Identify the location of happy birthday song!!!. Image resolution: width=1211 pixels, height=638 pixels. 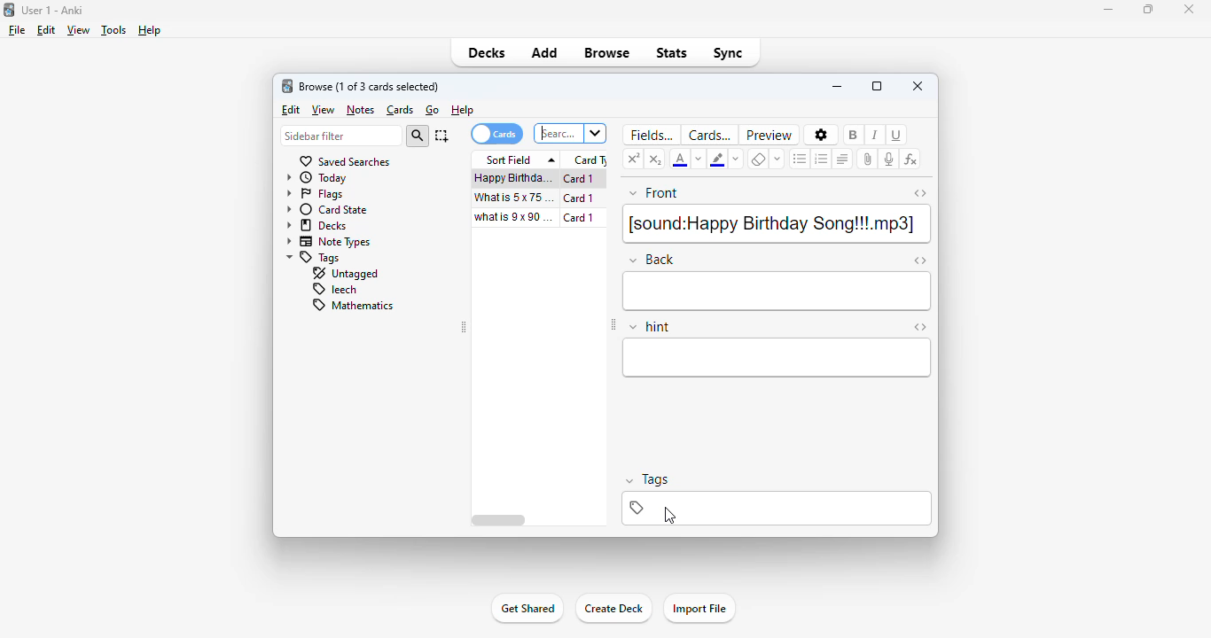
(513, 178).